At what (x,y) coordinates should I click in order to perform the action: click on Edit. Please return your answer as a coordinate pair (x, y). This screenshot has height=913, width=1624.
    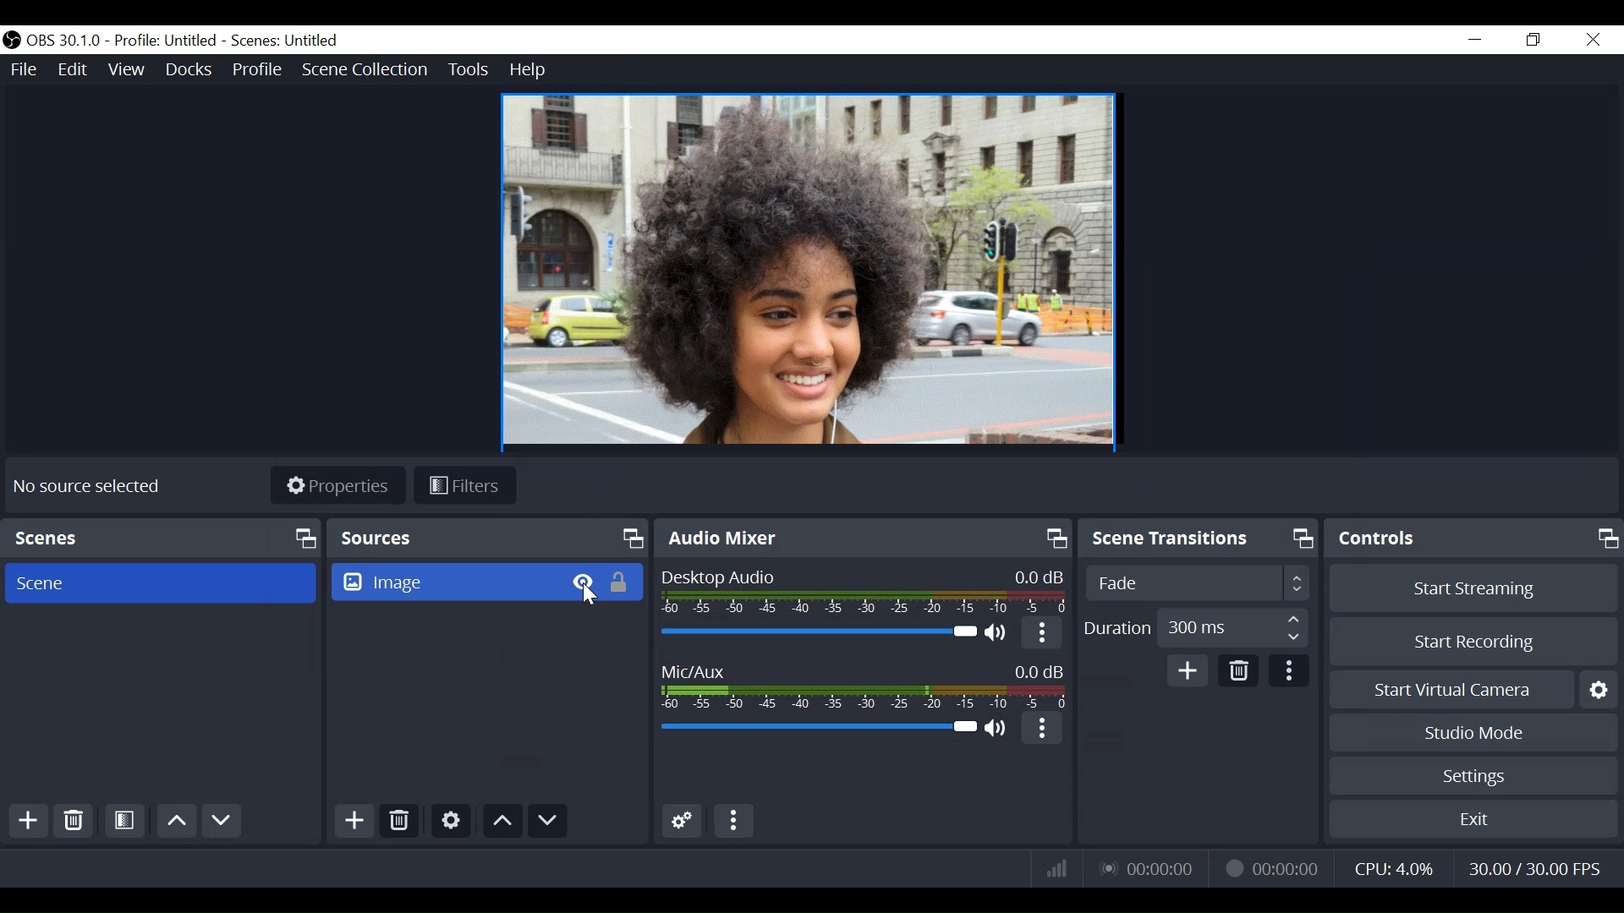
    Looking at the image, I should click on (72, 68).